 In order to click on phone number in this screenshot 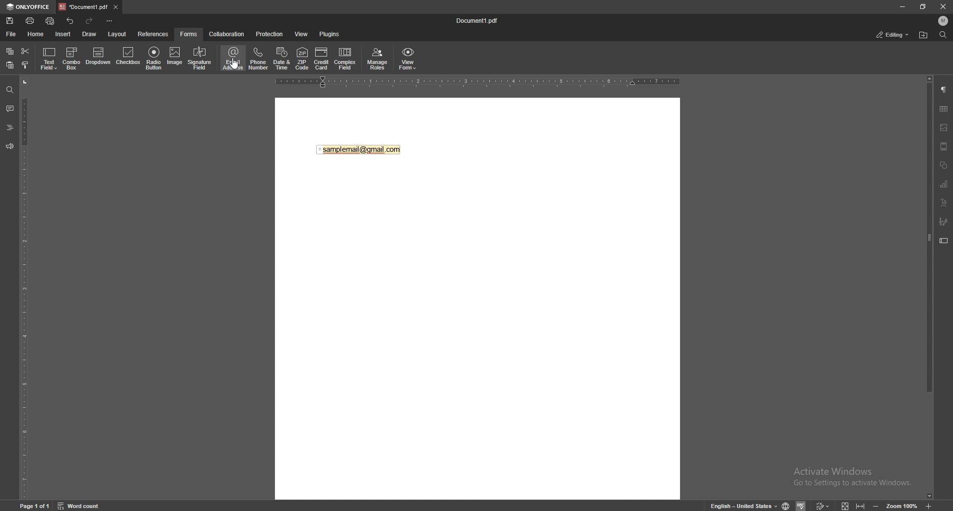, I will do `click(258, 59)`.